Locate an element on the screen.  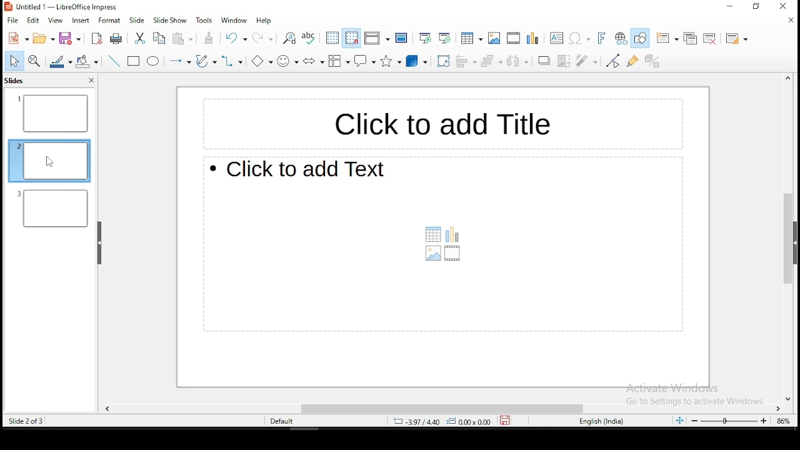
insert hyperlink is located at coordinates (619, 37).